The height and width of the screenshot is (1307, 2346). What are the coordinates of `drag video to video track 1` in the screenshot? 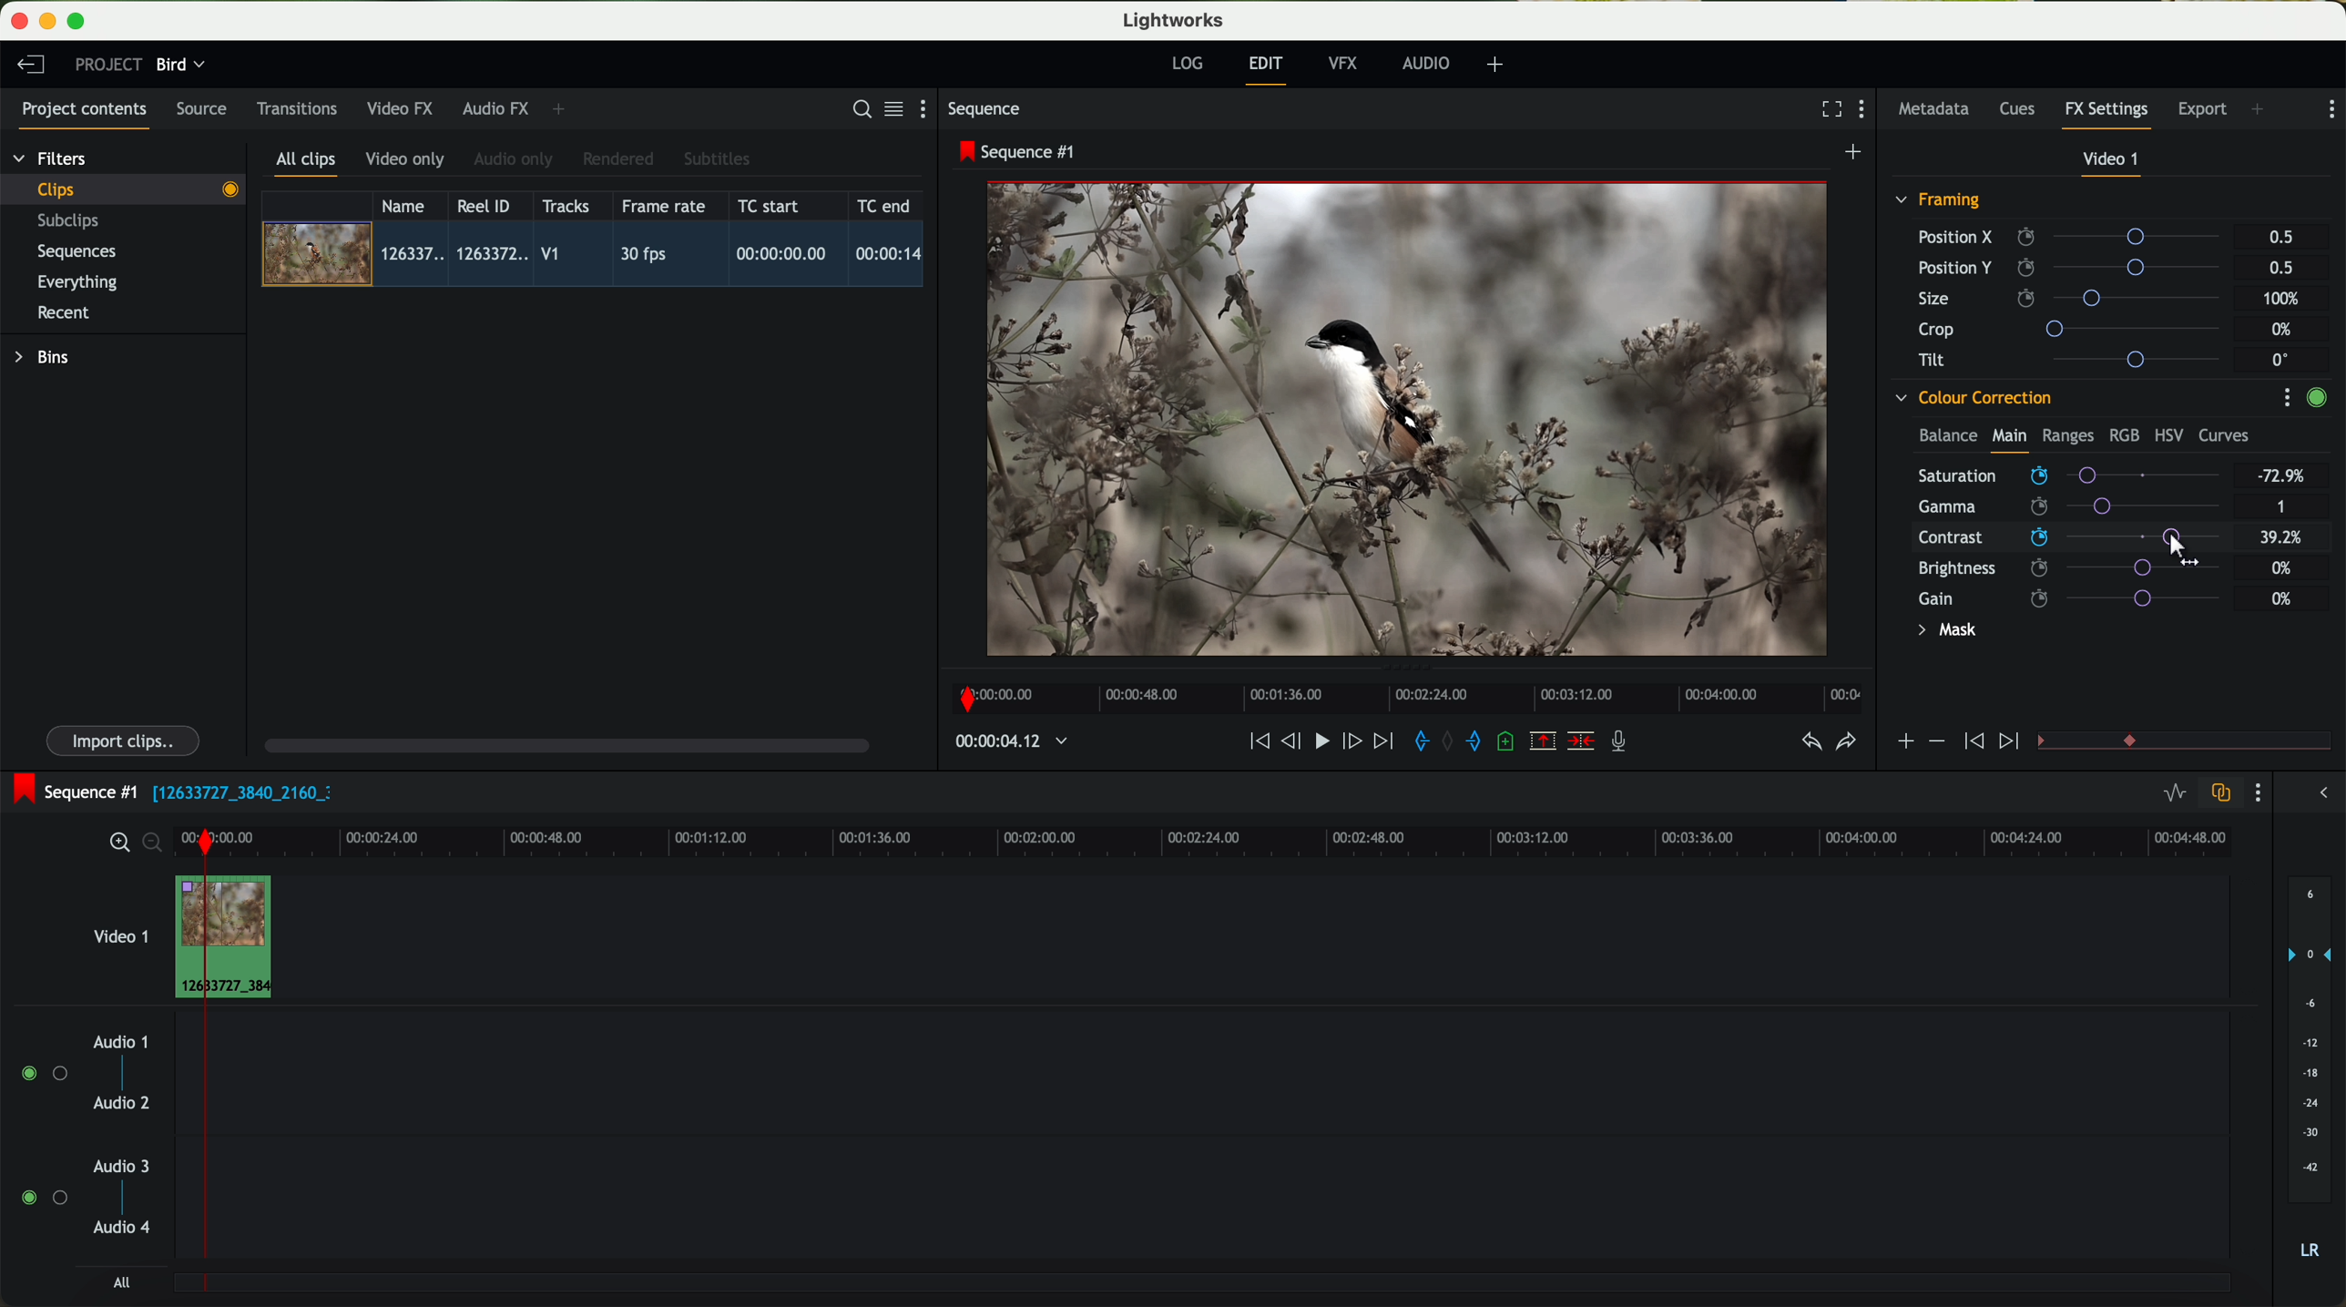 It's located at (231, 938).